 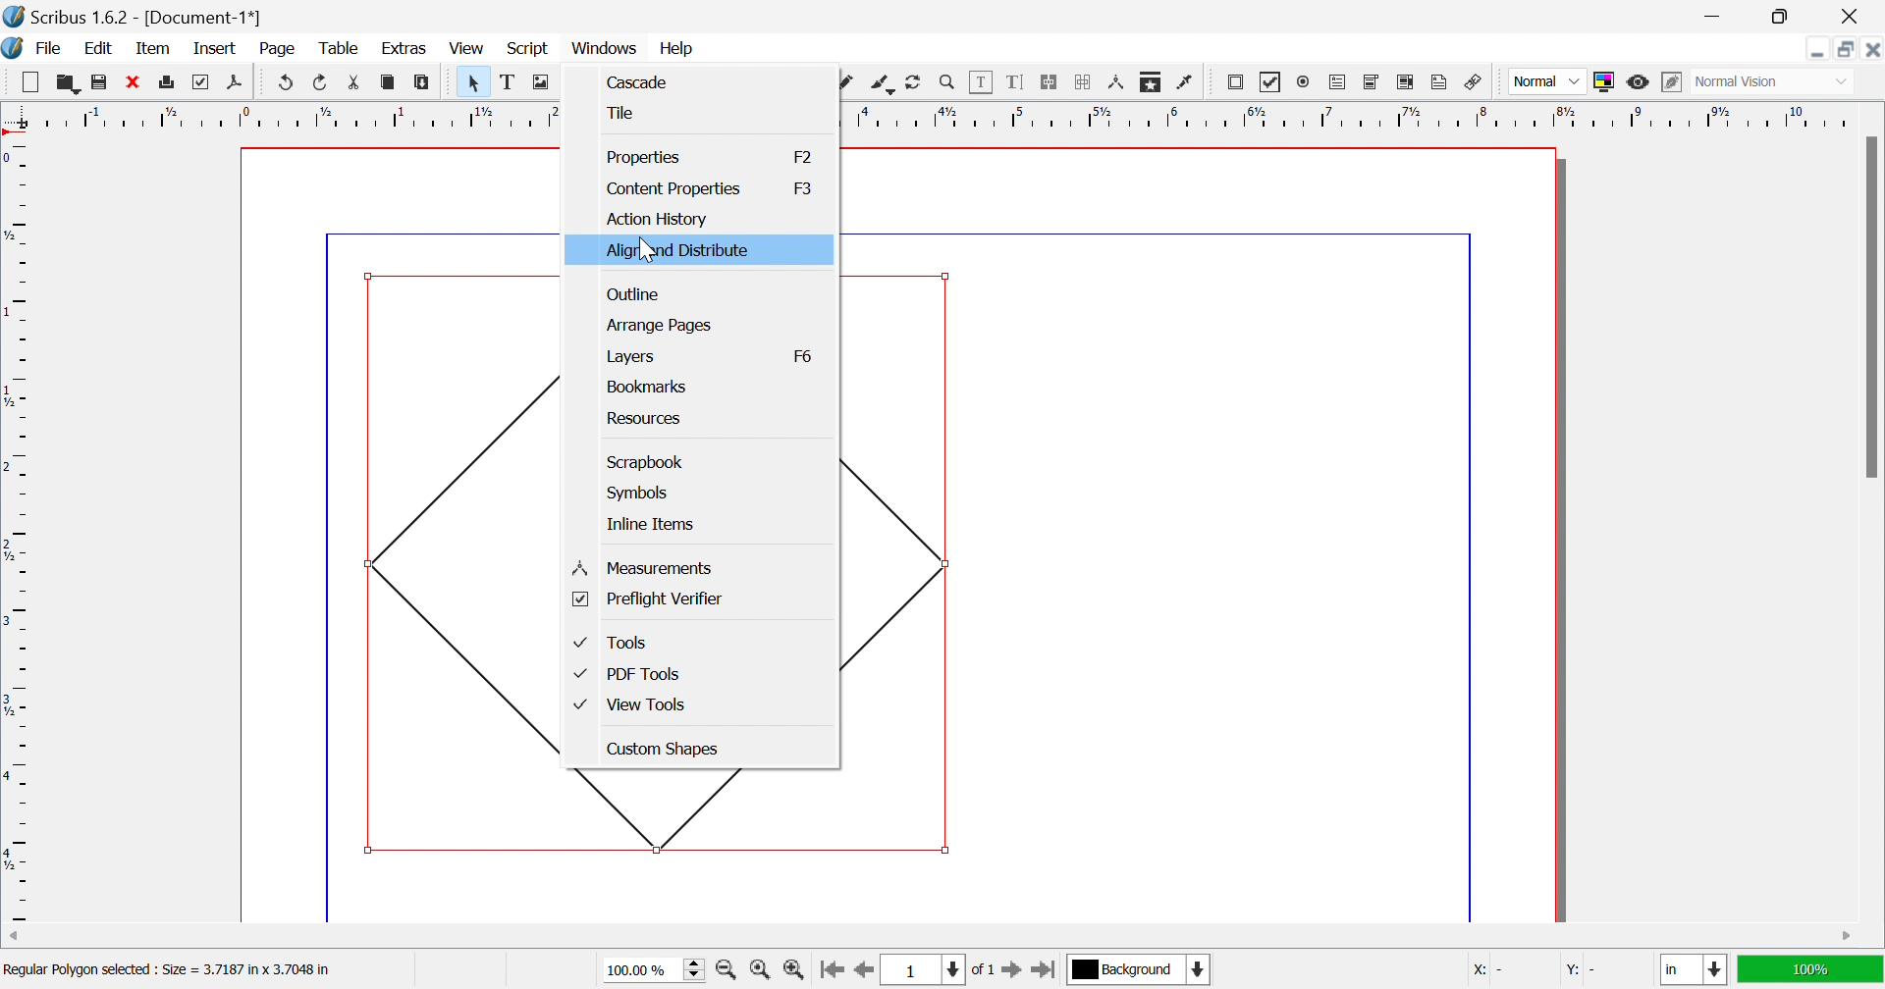 I want to click on x: -, so click(x=1488, y=972).